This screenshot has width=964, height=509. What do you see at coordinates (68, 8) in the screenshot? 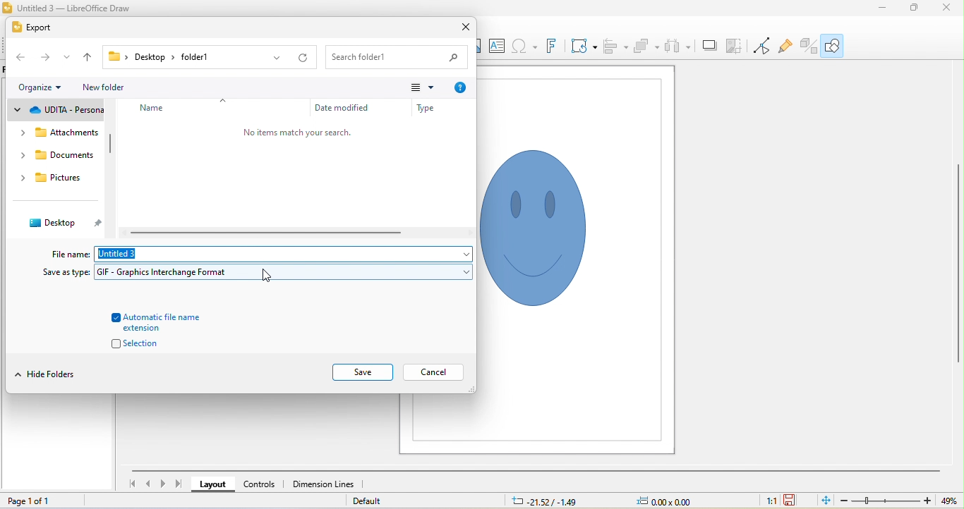
I see `title` at bounding box center [68, 8].